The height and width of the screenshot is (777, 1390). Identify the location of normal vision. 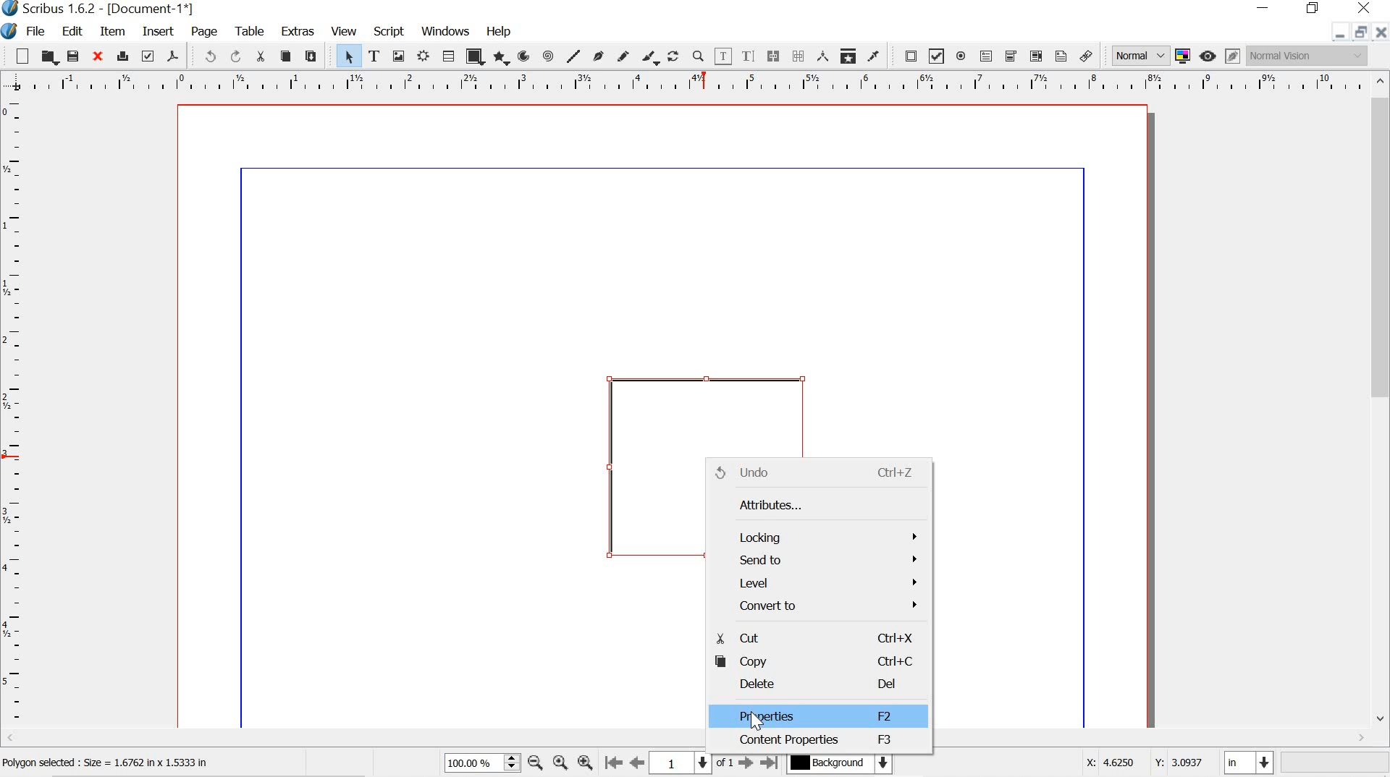
(1308, 55).